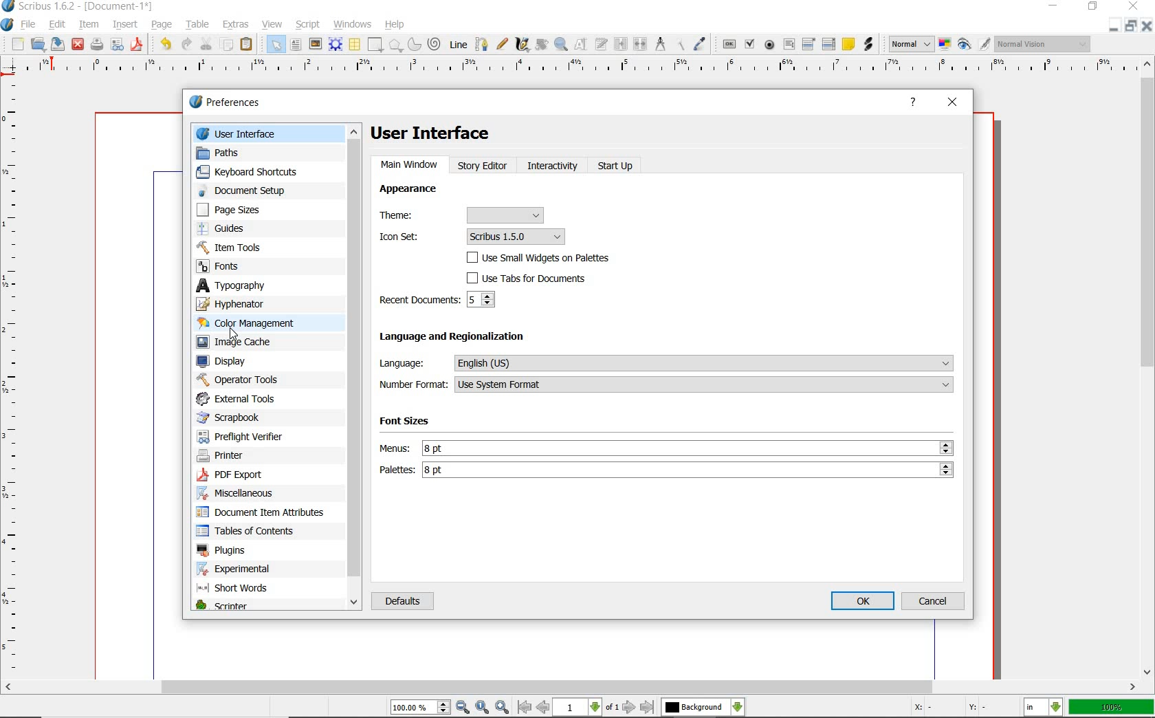 The image size is (1155, 718). I want to click on DEFAULTS, so click(400, 602).